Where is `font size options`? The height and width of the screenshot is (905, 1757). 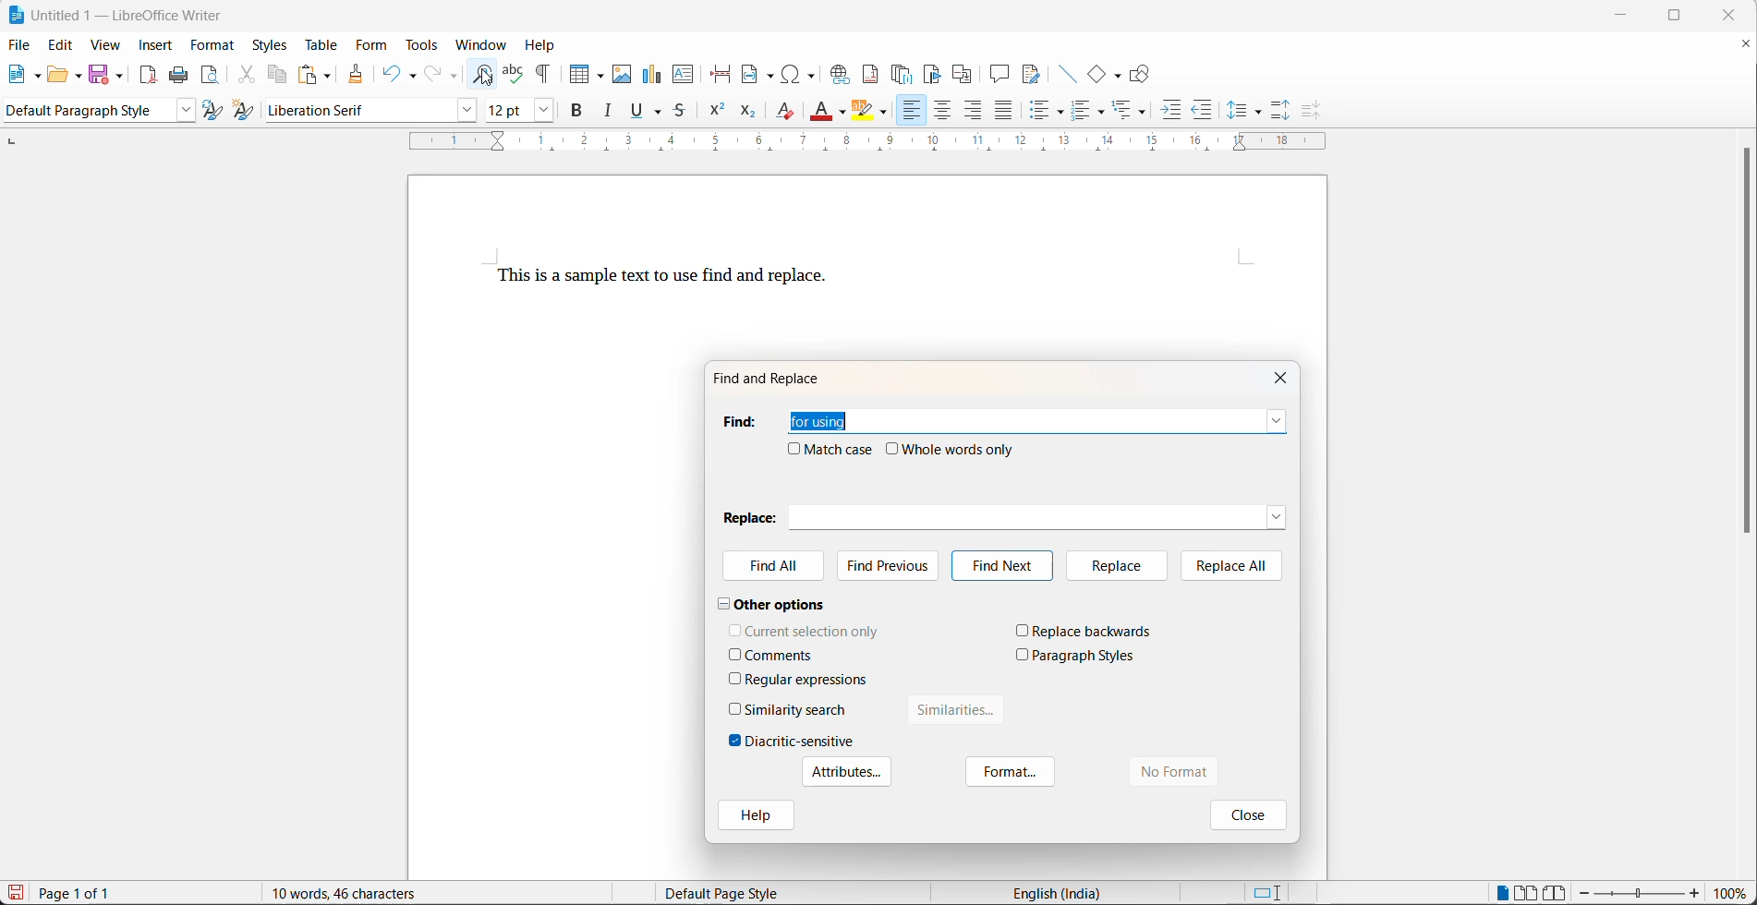 font size options is located at coordinates (539, 113).